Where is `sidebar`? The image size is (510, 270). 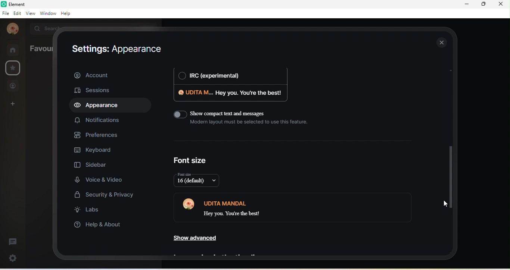
sidebar is located at coordinates (99, 164).